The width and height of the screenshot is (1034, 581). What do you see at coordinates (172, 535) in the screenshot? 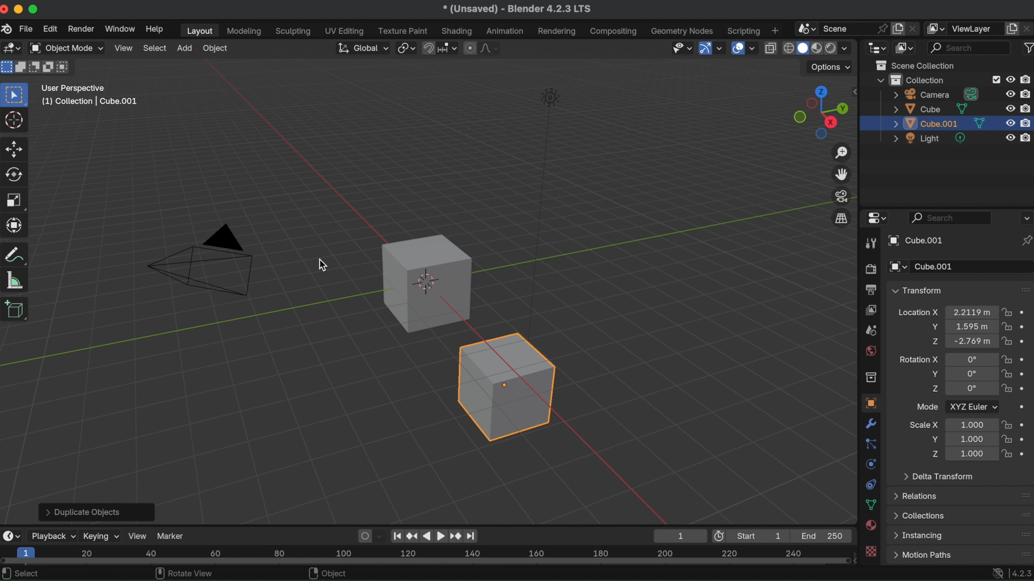
I see `marker` at bounding box center [172, 535].